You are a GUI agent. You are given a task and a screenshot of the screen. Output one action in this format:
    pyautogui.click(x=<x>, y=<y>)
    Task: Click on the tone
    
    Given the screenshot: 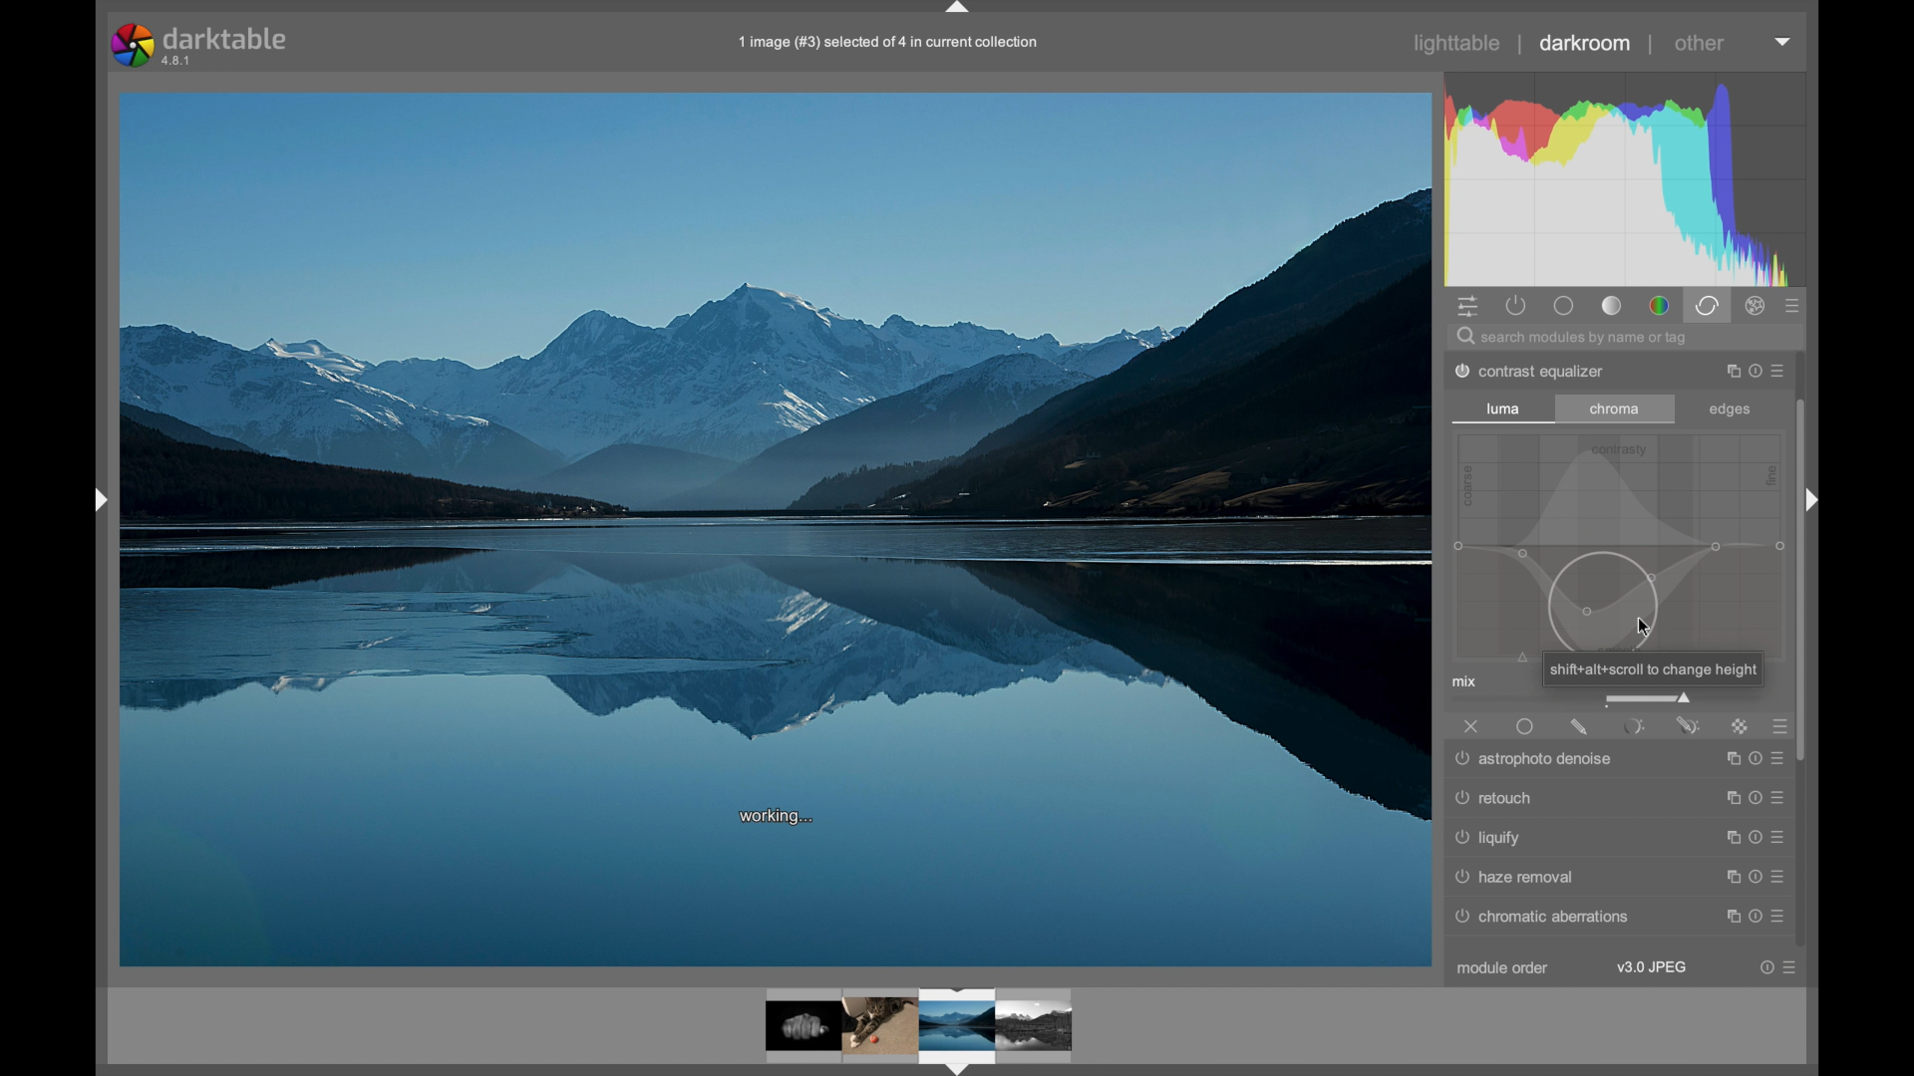 What is the action you would take?
    pyautogui.click(x=1613, y=307)
    